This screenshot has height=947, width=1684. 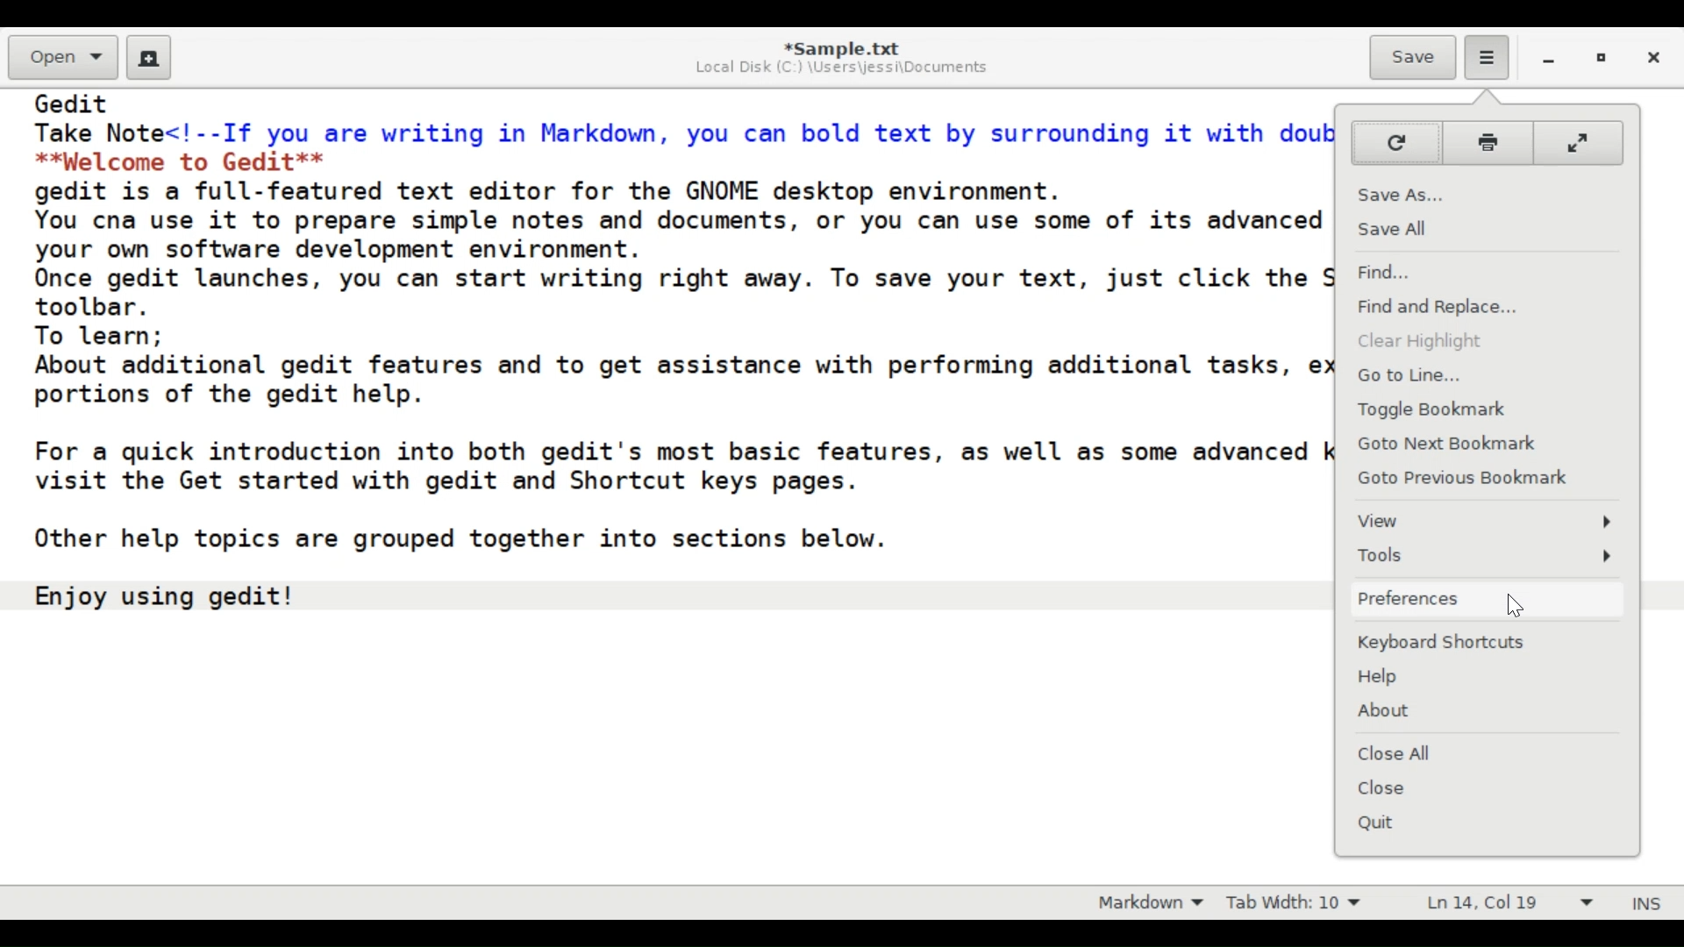 I want to click on Save, so click(x=1412, y=58).